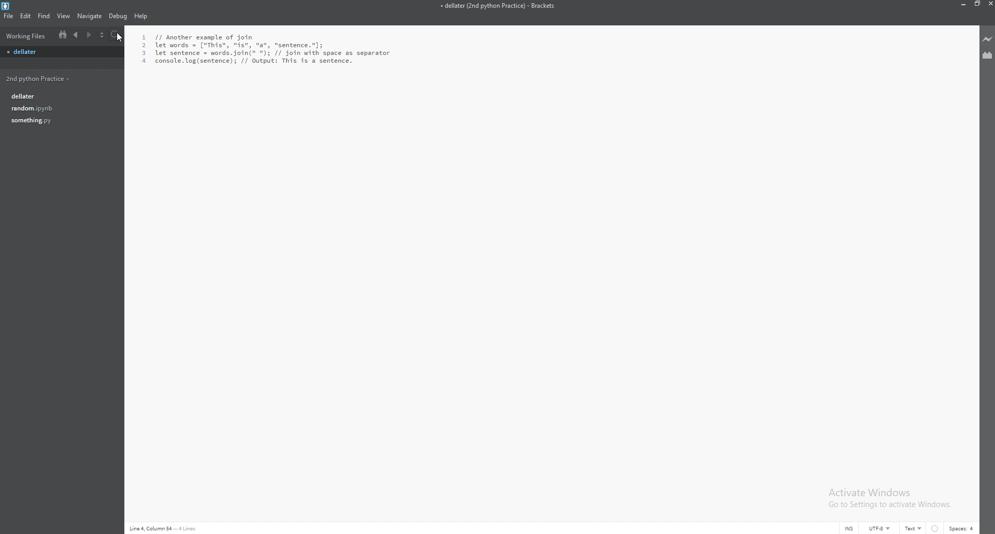 The image size is (995, 534). What do you see at coordinates (63, 97) in the screenshot?
I see `dellater` at bounding box center [63, 97].